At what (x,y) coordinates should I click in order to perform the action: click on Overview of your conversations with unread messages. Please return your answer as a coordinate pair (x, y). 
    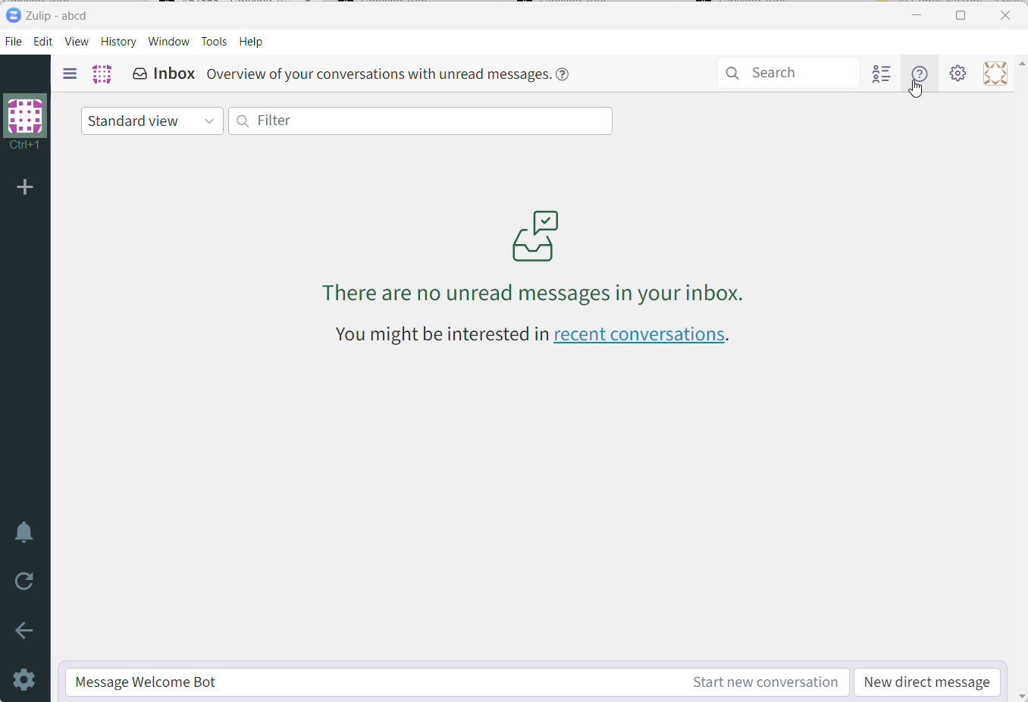
    Looking at the image, I should click on (390, 76).